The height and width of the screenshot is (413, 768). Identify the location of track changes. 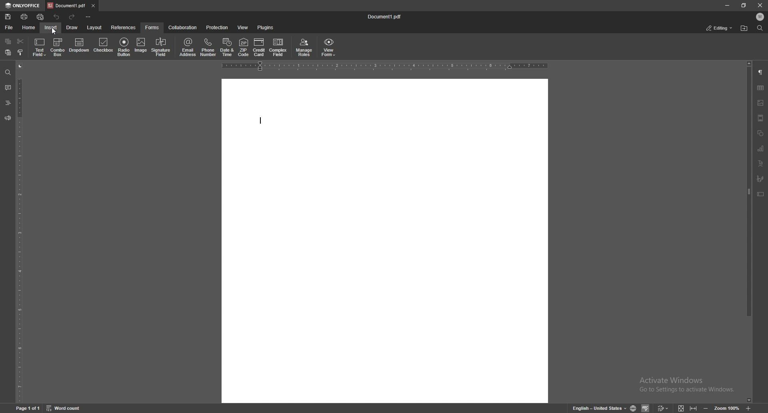
(664, 408).